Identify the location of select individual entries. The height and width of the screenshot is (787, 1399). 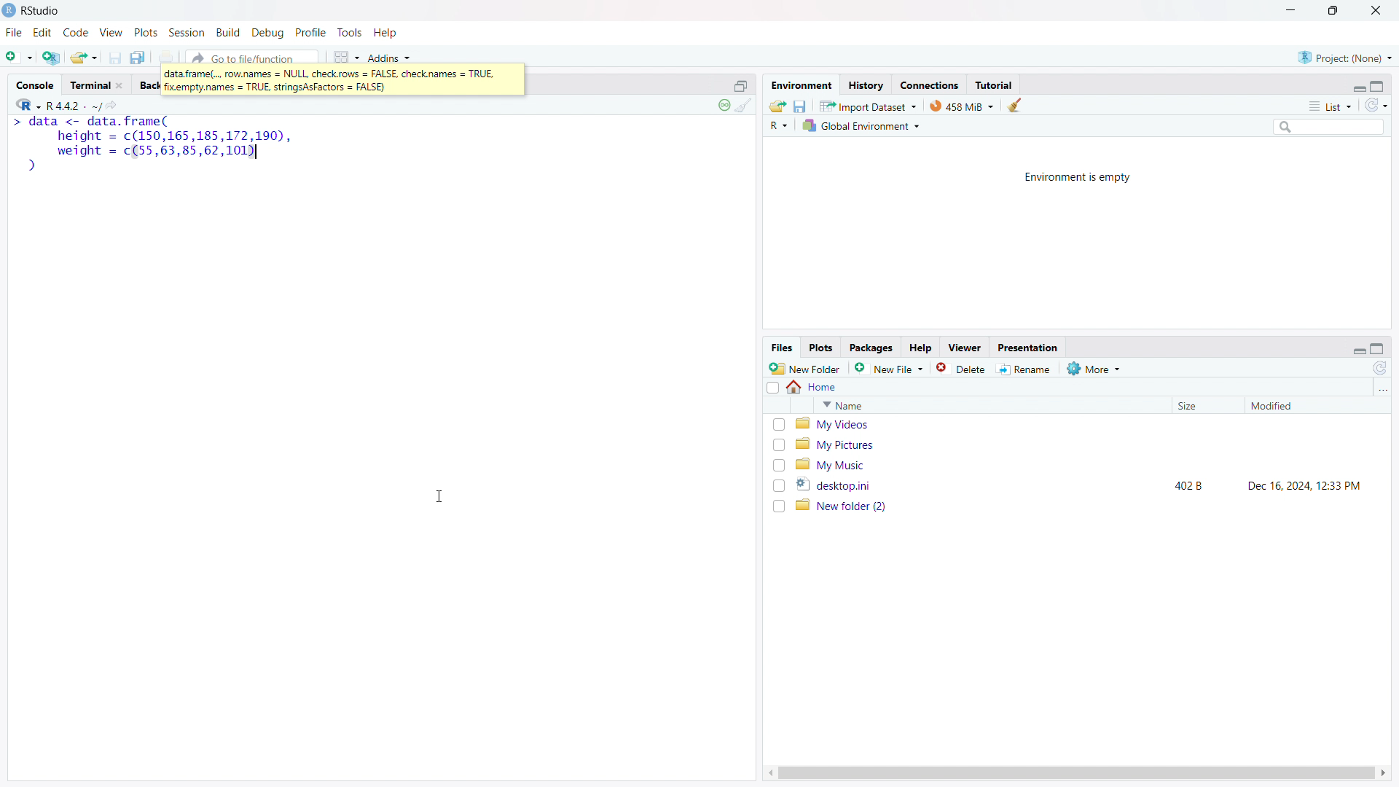
(778, 466).